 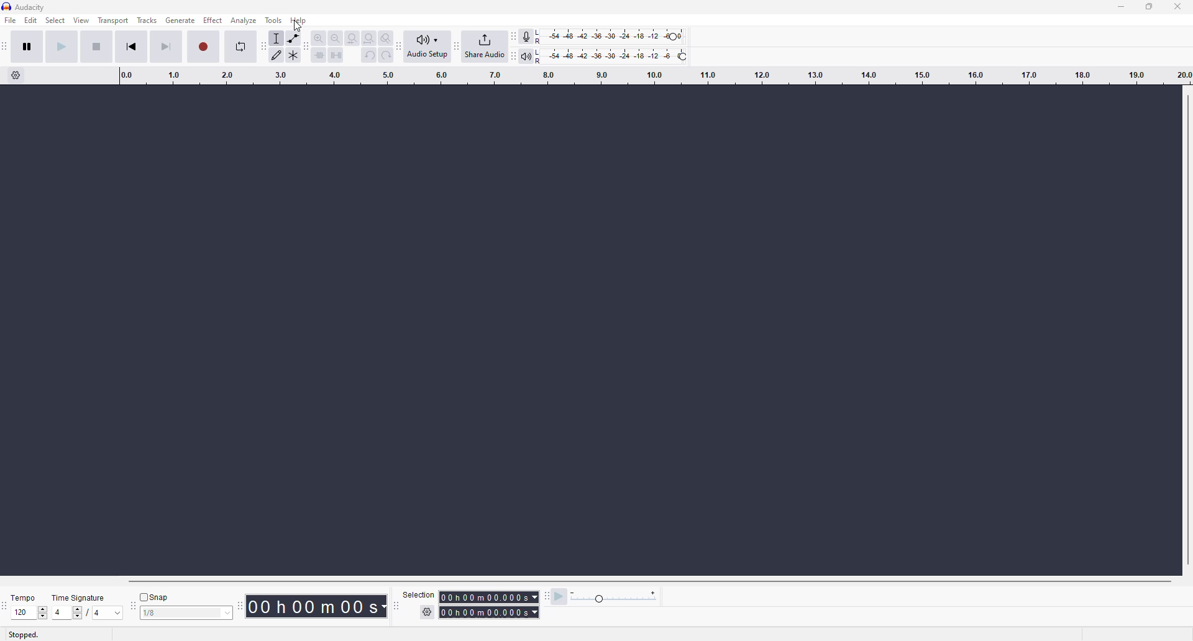 I want to click on timeline options, so click(x=19, y=76).